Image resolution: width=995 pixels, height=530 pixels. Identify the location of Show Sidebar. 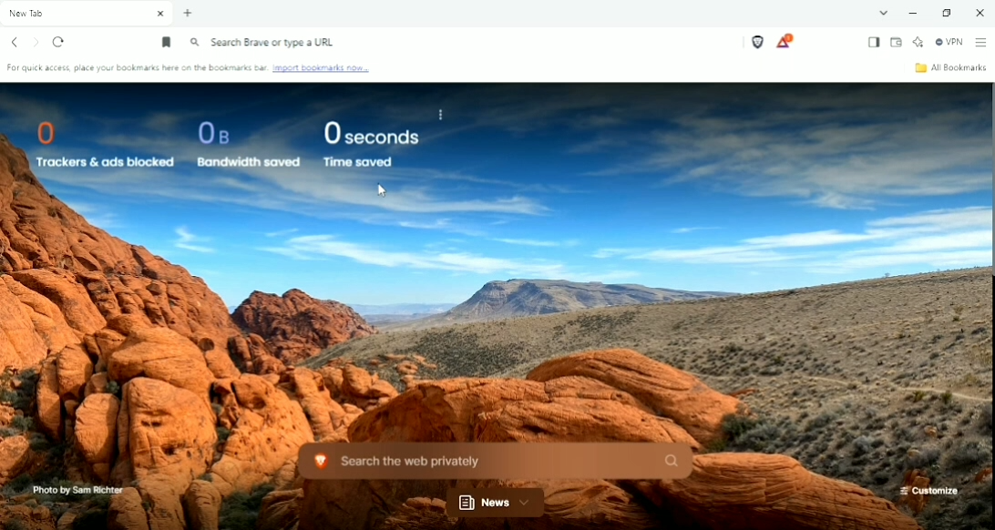
(872, 42).